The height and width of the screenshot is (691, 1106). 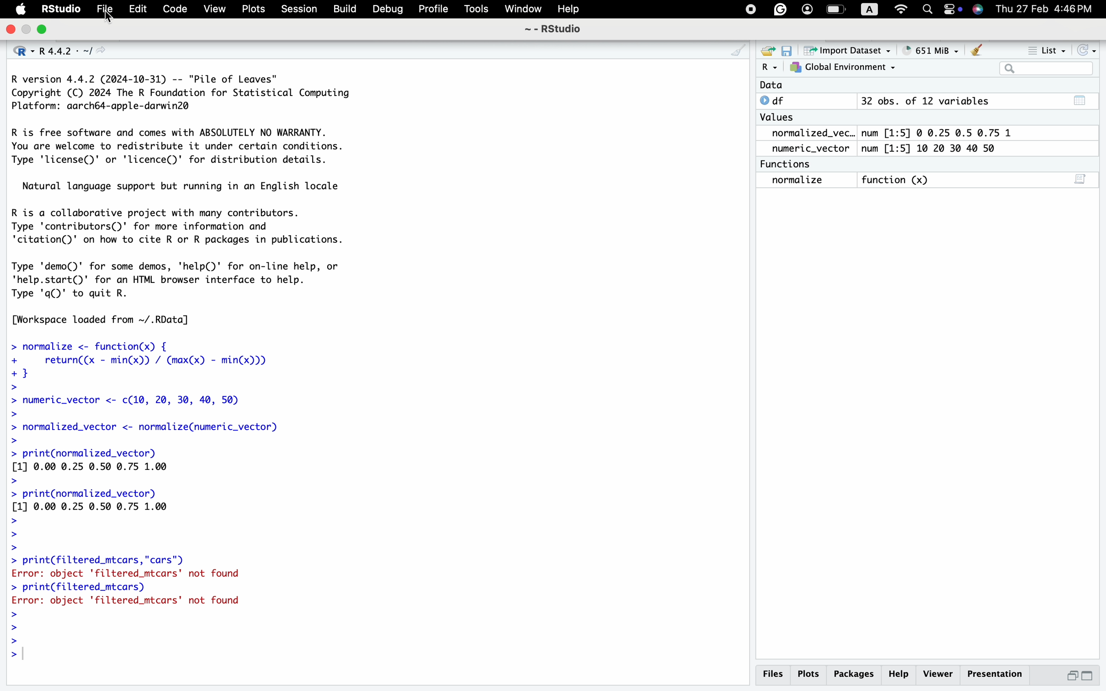 I want to click on Profile, so click(x=431, y=9).